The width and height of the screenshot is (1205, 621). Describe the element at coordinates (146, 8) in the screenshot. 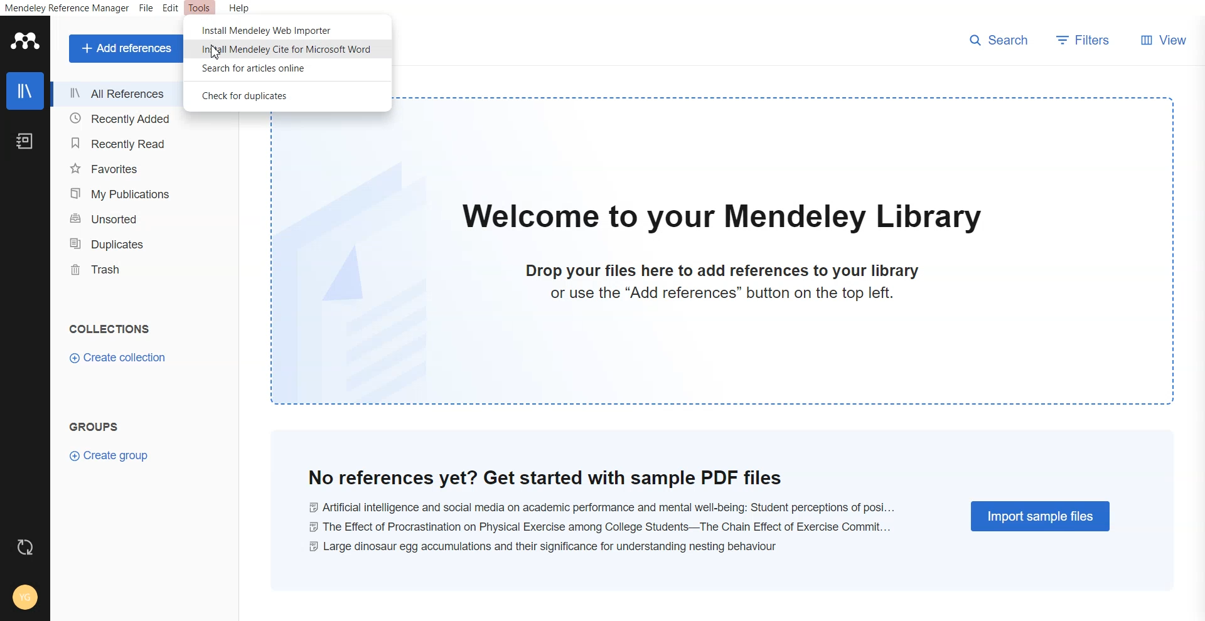

I see `File` at that location.